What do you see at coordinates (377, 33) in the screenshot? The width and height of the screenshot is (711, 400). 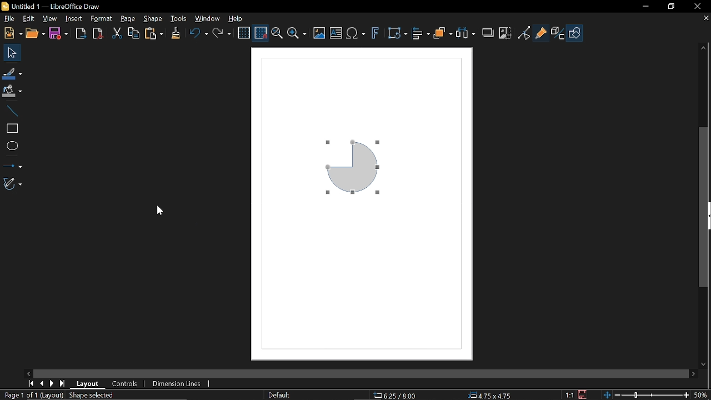 I see `Insert fontwork` at bounding box center [377, 33].